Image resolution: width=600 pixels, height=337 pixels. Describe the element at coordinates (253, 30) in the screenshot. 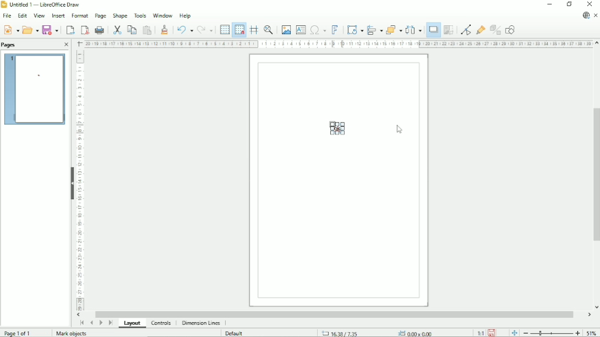

I see `Helplines while moving` at that location.